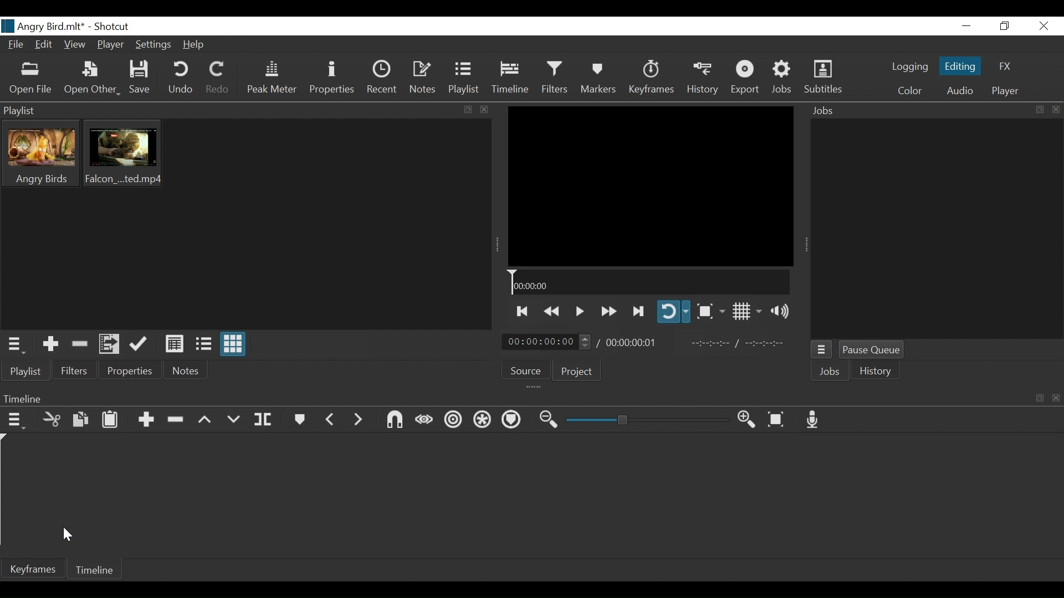 The height and width of the screenshot is (598, 1064). Describe the element at coordinates (909, 91) in the screenshot. I see `` at that location.